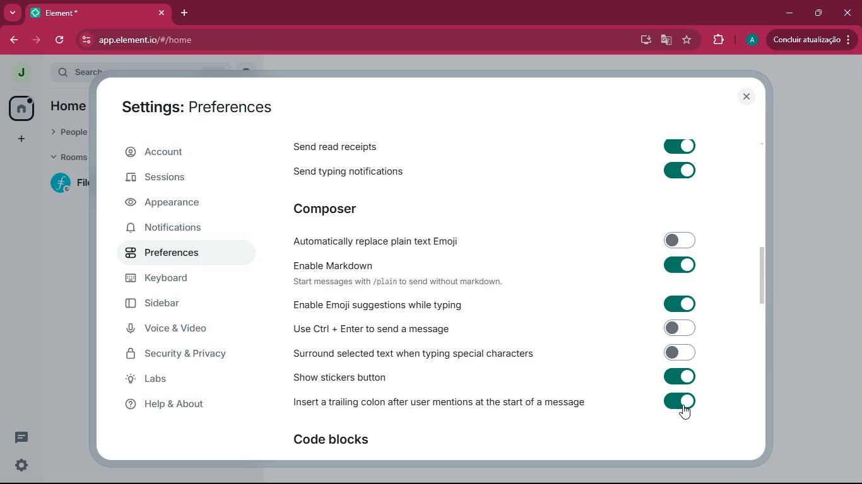  Describe the element at coordinates (685, 40) in the screenshot. I see `favourite` at that location.